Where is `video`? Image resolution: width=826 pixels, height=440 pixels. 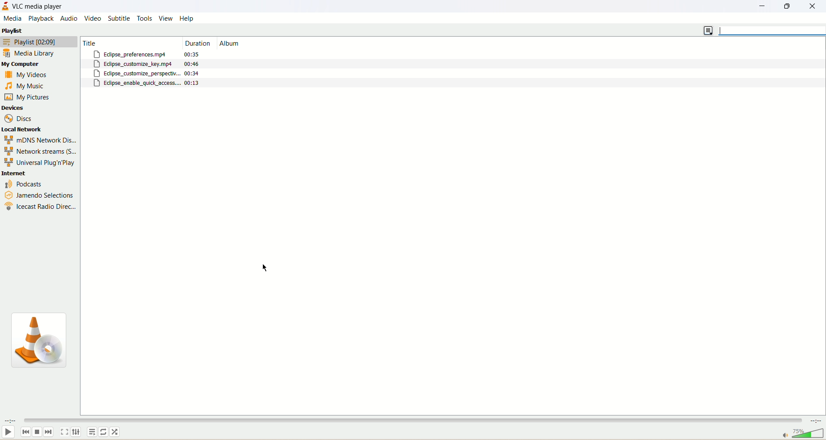
video is located at coordinates (94, 18).